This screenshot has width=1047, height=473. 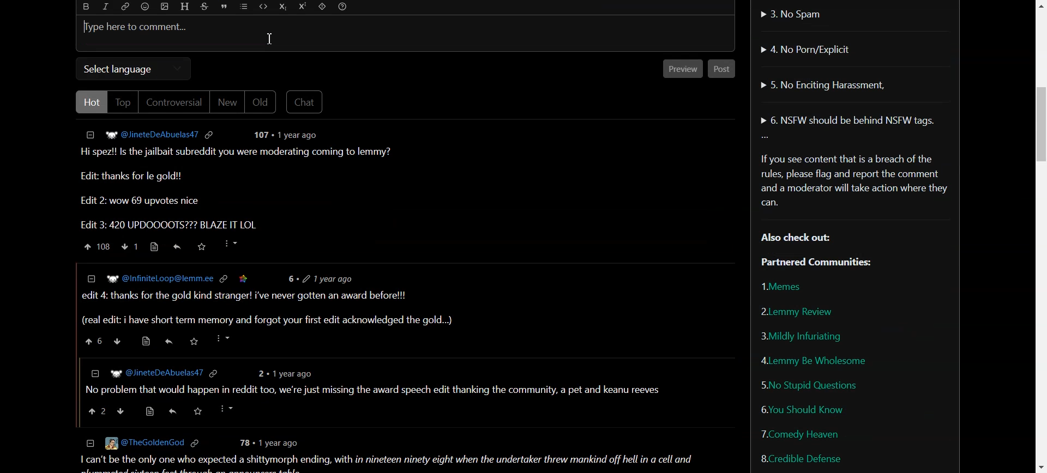 What do you see at coordinates (126, 7) in the screenshot?
I see `Hyperlink` at bounding box center [126, 7].